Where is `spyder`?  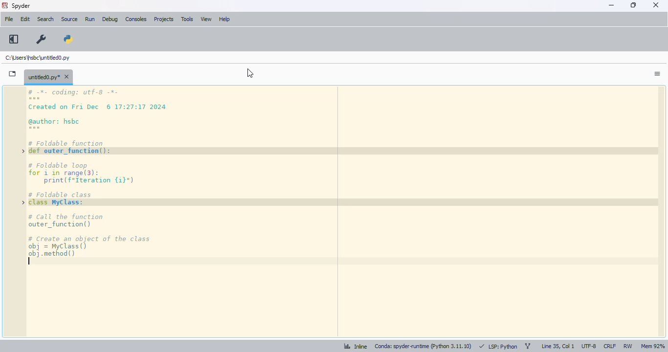
spyder is located at coordinates (22, 6).